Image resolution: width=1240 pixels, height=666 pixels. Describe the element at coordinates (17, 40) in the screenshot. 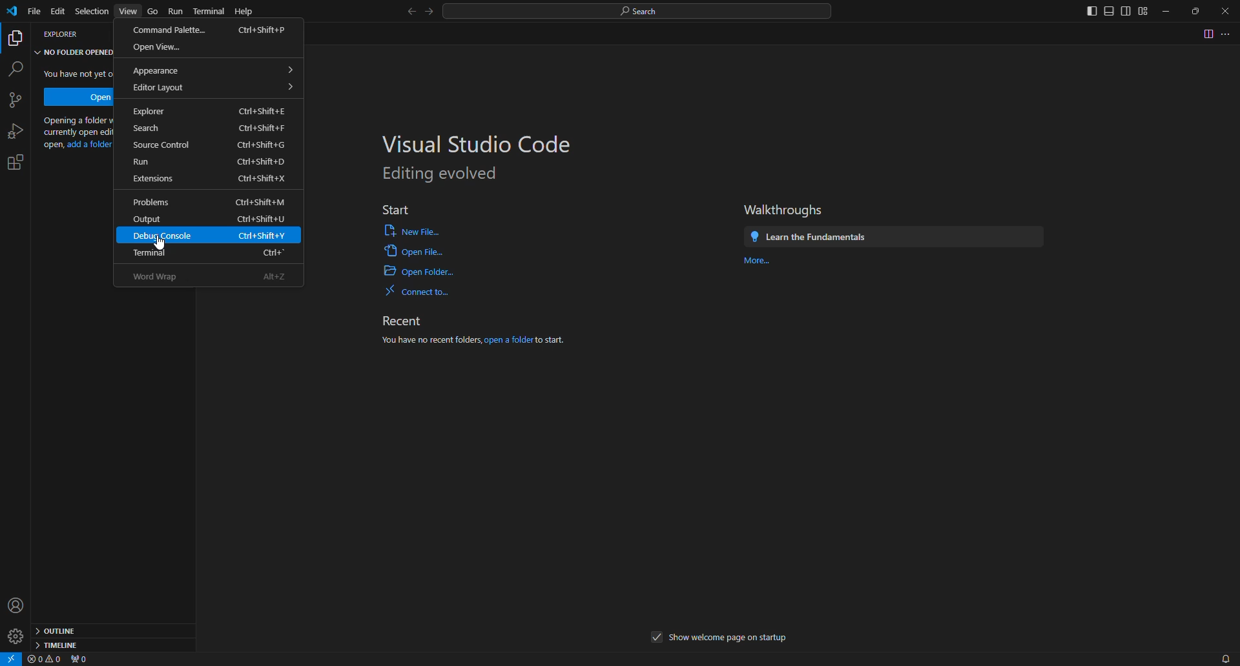

I see `copy` at that location.